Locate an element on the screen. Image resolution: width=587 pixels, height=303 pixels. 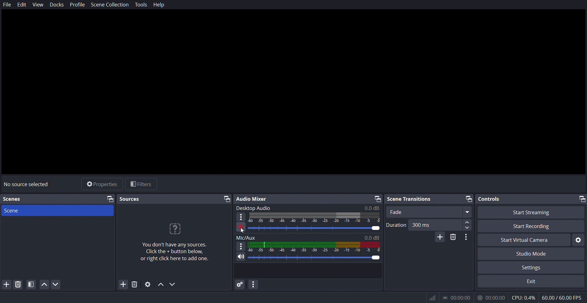
settings is located at coordinates (148, 284).